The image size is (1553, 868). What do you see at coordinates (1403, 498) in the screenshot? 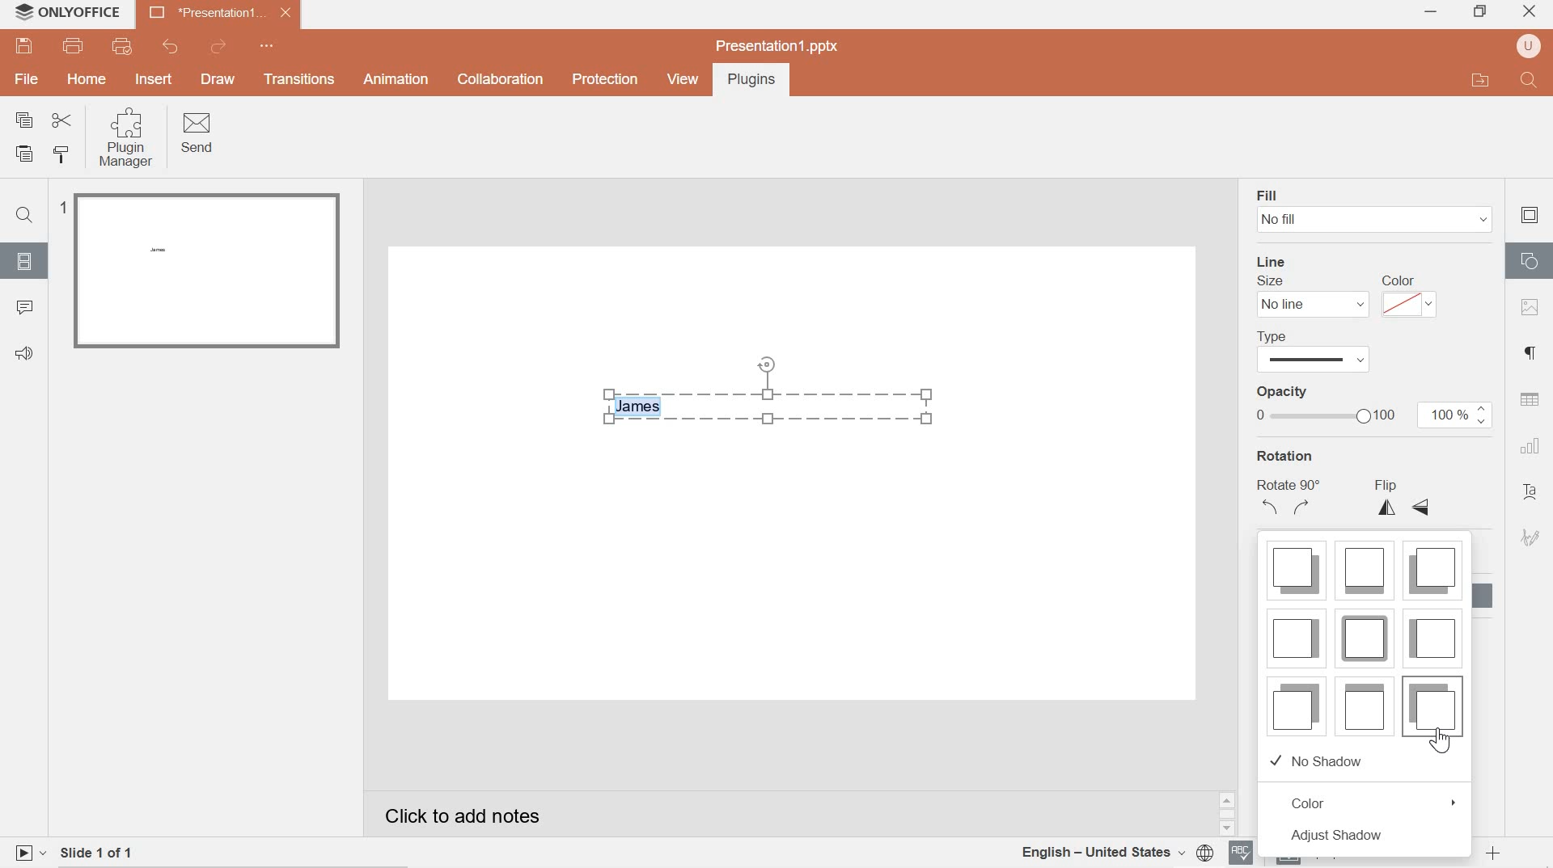
I see `flip` at bounding box center [1403, 498].